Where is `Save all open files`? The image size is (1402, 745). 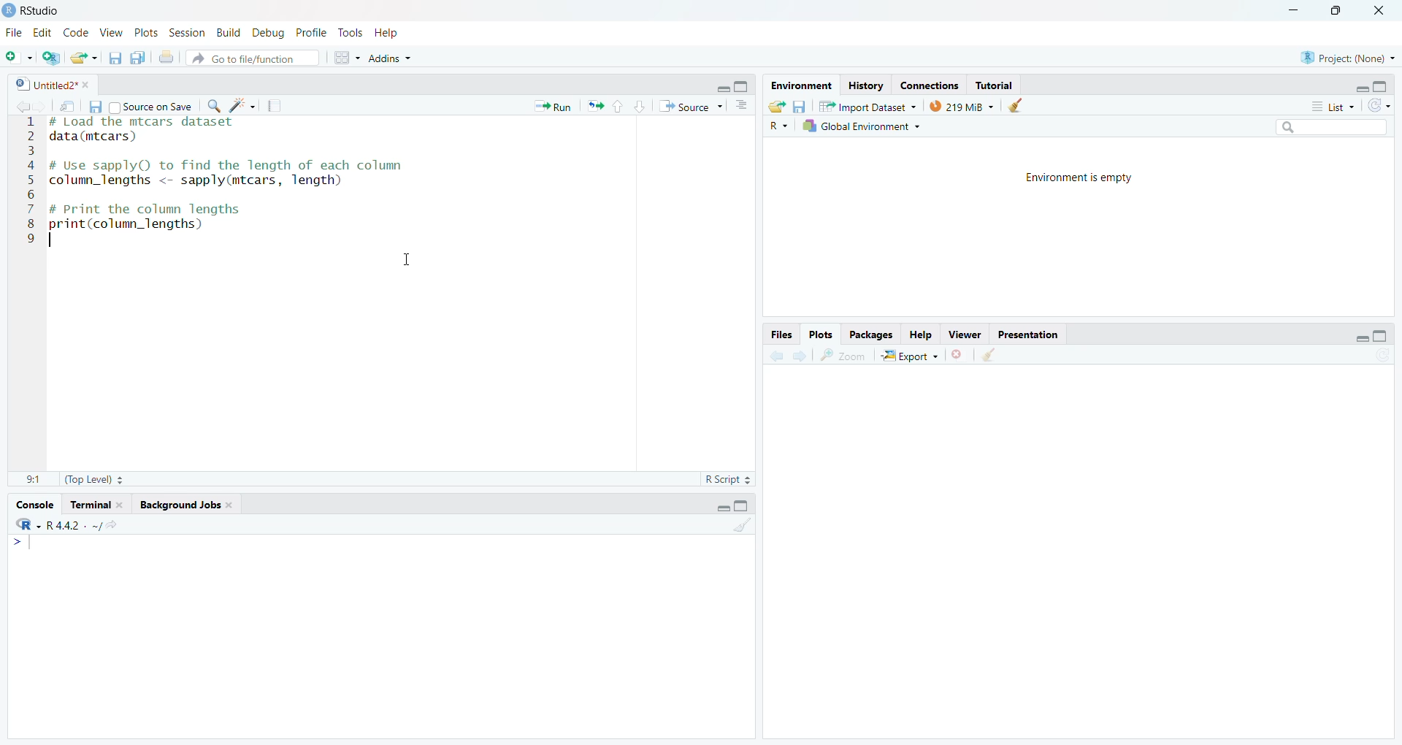
Save all open files is located at coordinates (138, 57).